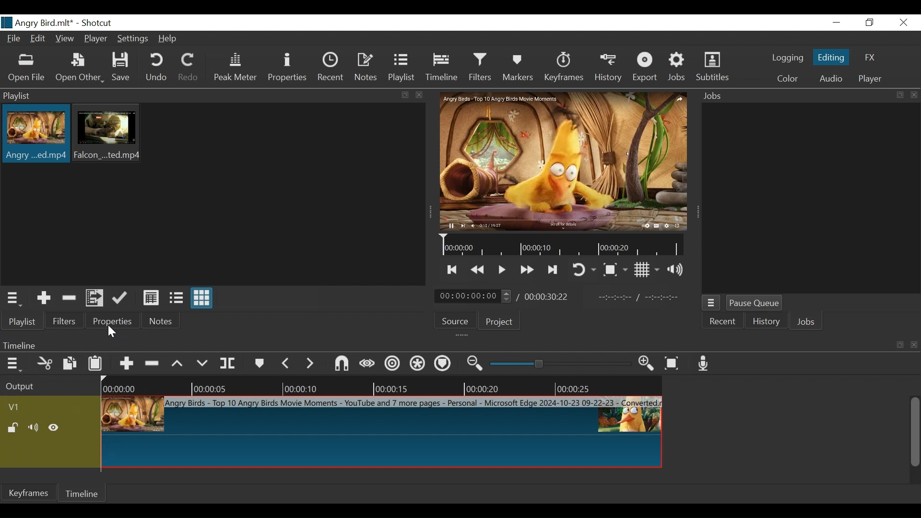 Image resolution: width=921 pixels, height=518 pixels. I want to click on History, so click(608, 69).